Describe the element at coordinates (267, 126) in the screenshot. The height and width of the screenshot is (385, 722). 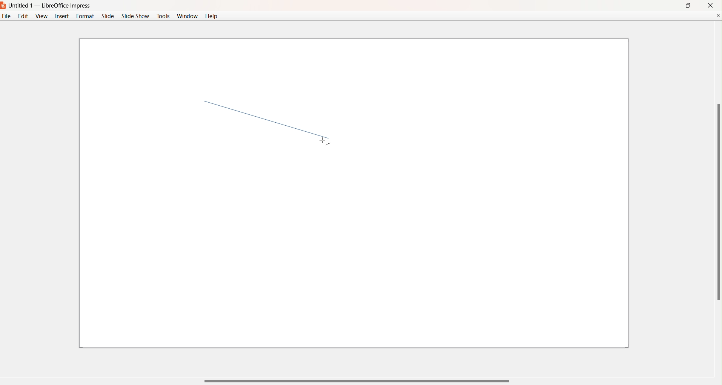
I see `line` at that location.